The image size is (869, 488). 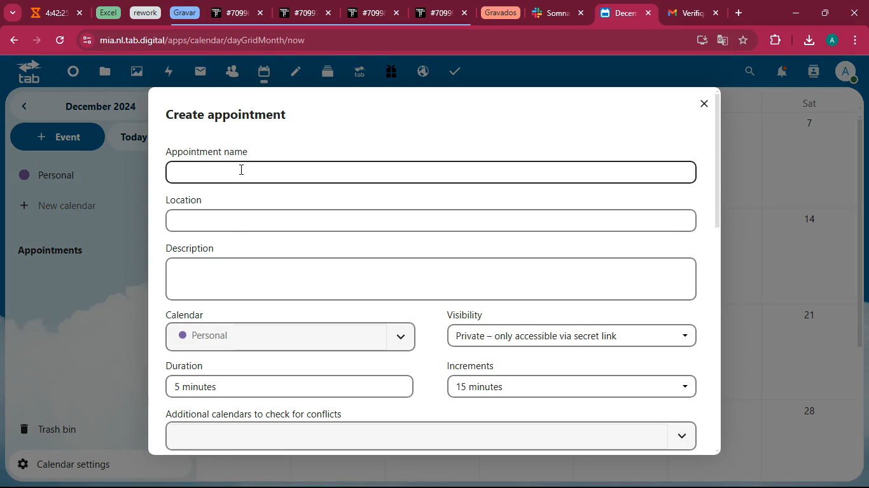 What do you see at coordinates (55, 250) in the screenshot?
I see `appointments` at bounding box center [55, 250].